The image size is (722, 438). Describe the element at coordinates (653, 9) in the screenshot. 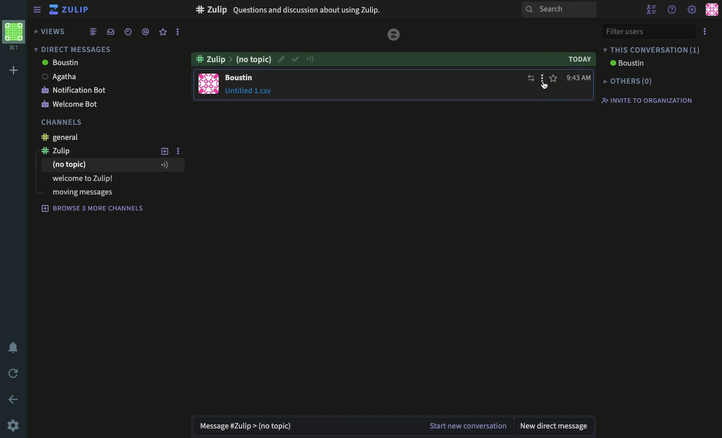

I see `hide user list ` at that location.